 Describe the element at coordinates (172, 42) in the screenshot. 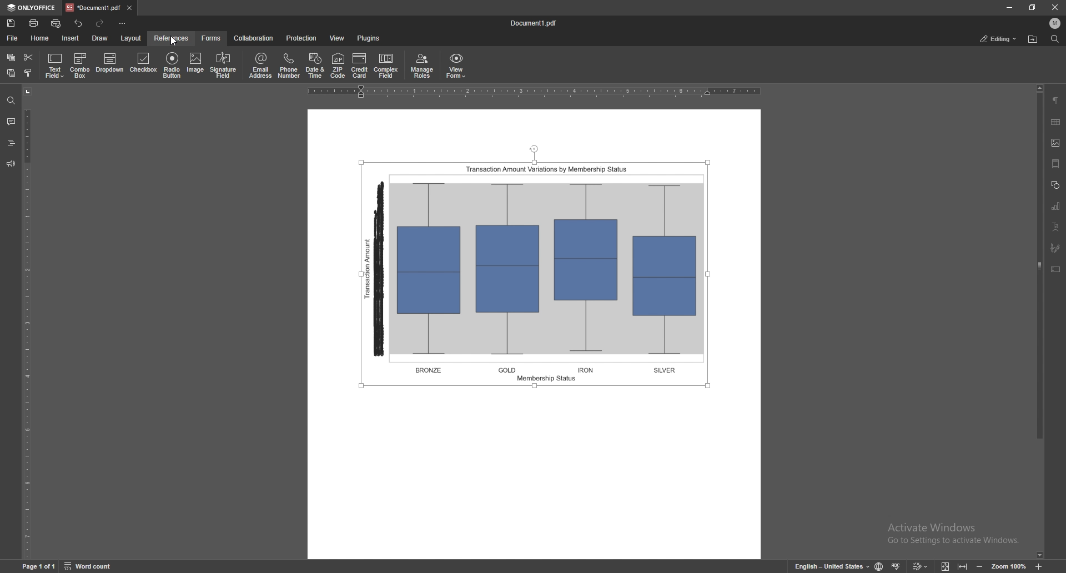

I see `cursor` at that location.